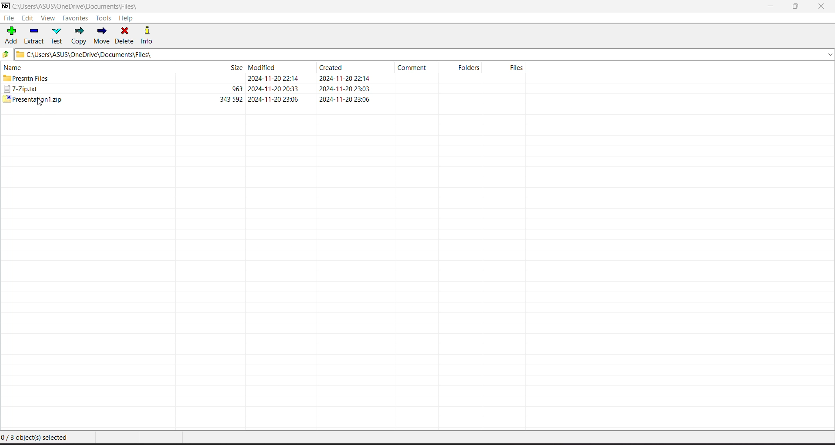 The width and height of the screenshot is (835, 445). What do you see at coordinates (126, 18) in the screenshot?
I see `Help` at bounding box center [126, 18].